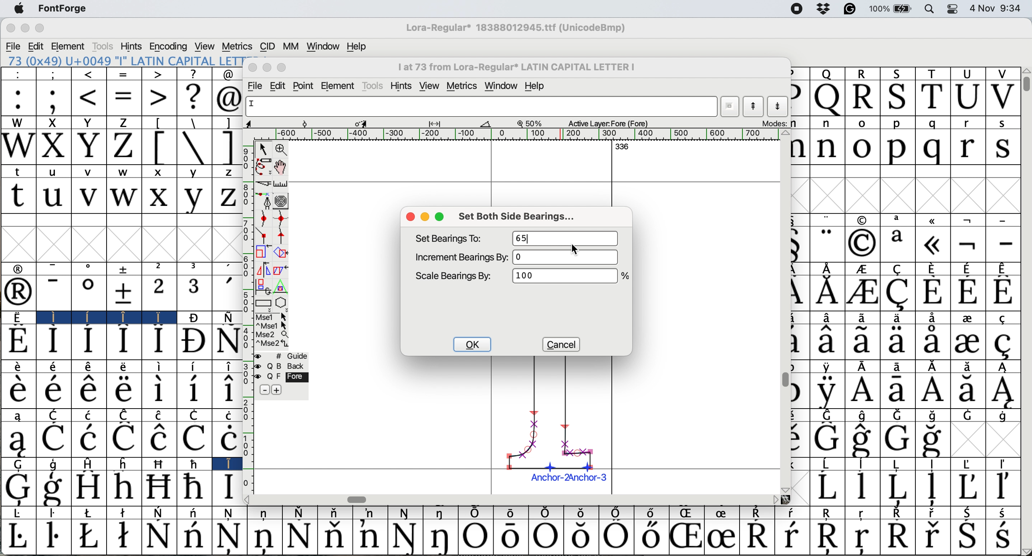  What do you see at coordinates (193, 487) in the screenshot?
I see `Symbol` at bounding box center [193, 487].